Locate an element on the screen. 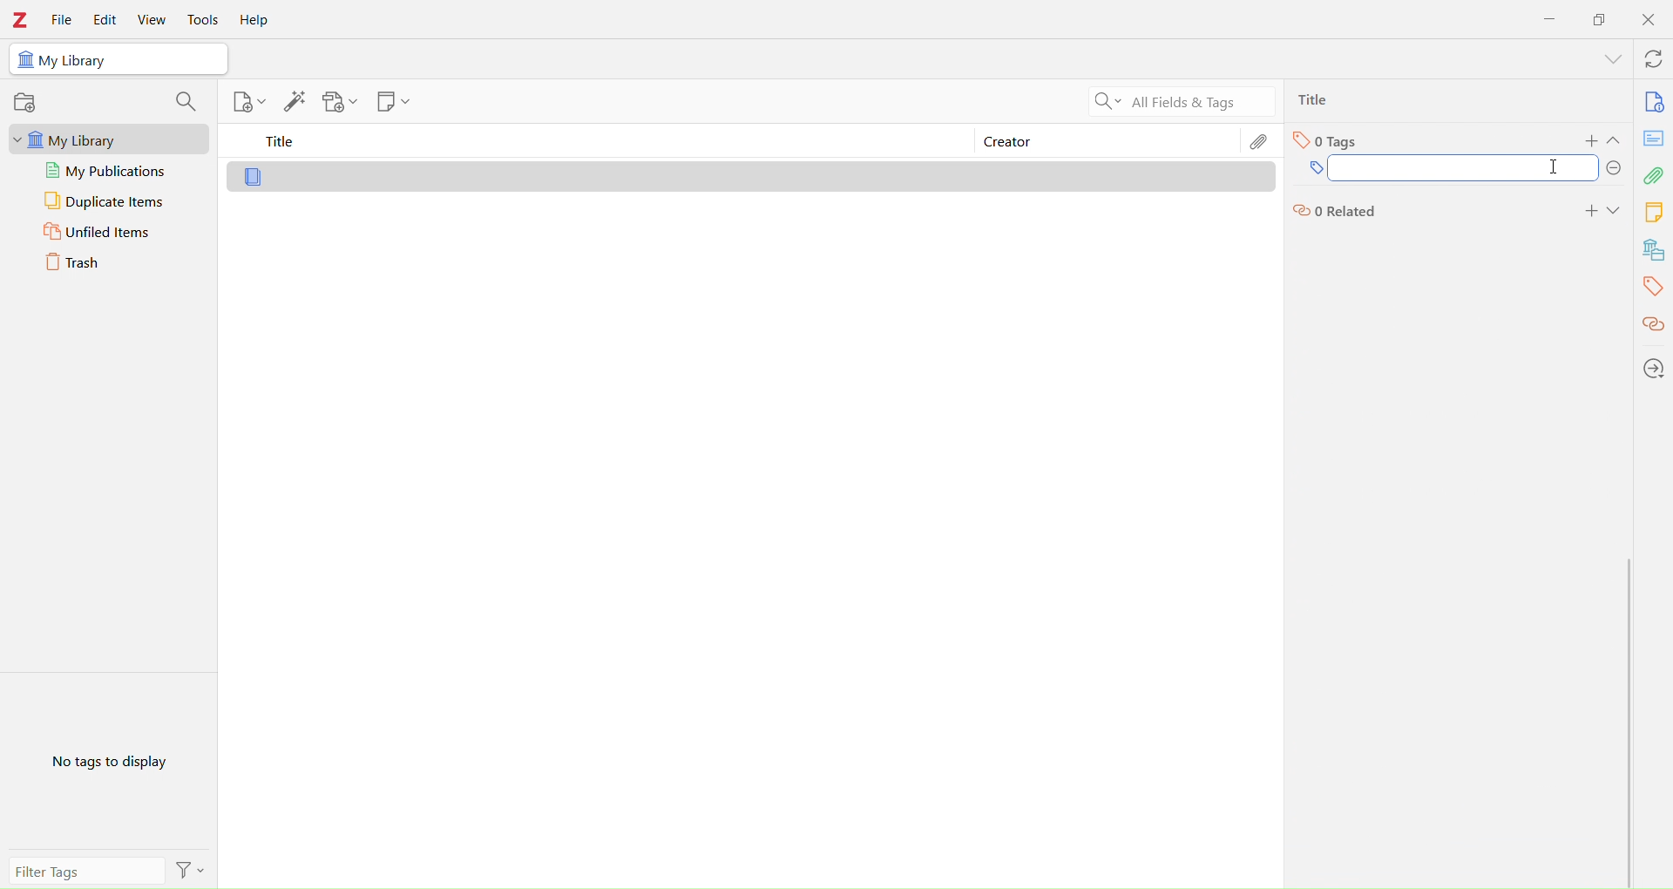  add is located at coordinates (1587, 209).